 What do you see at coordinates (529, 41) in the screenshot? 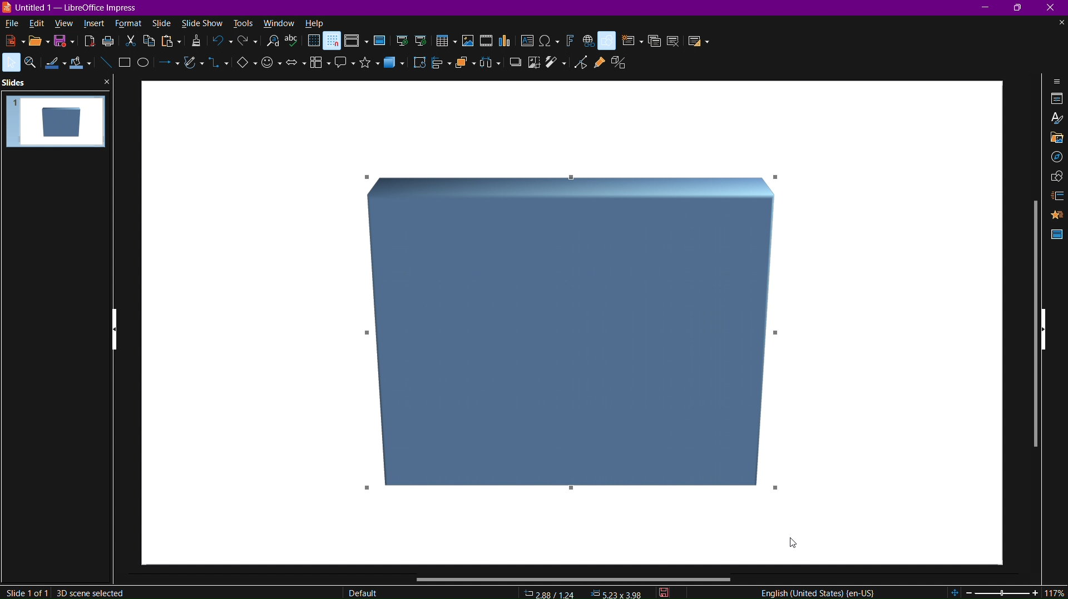
I see `Insert Text Box` at bounding box center [529, 41].